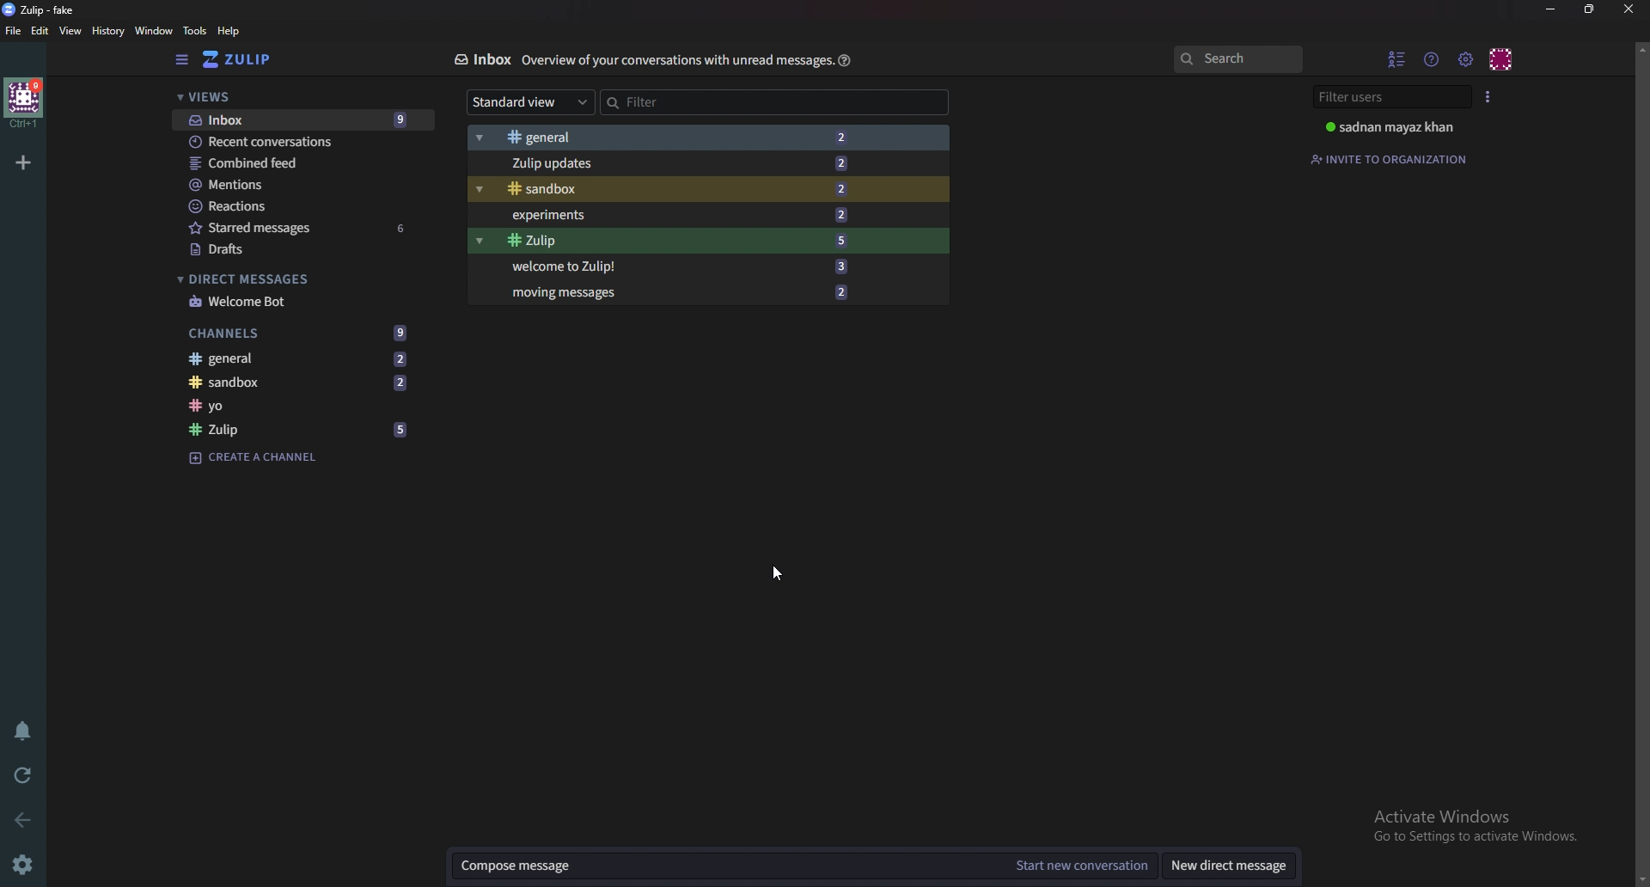 This screenshot has height=887, width=1650. I want to click on Compose message, so click(725, 867).